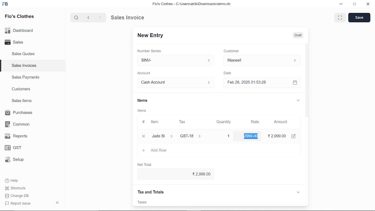 Image resolution: width=375 pixels, height=211 pixels. Describe the element at coordinates (367, 4) in the screenshot. I see `close` at that location.